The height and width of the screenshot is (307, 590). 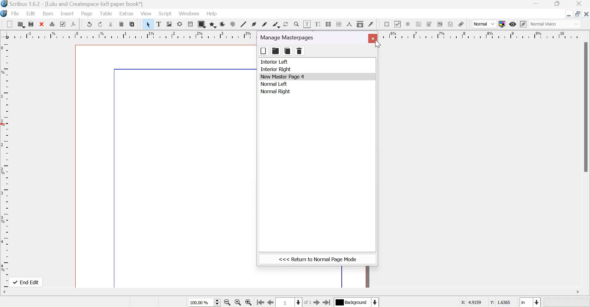 What do you see at coordinates (223, 24) in the screenshot?
I see `arc` at bounding box center [223, 24].